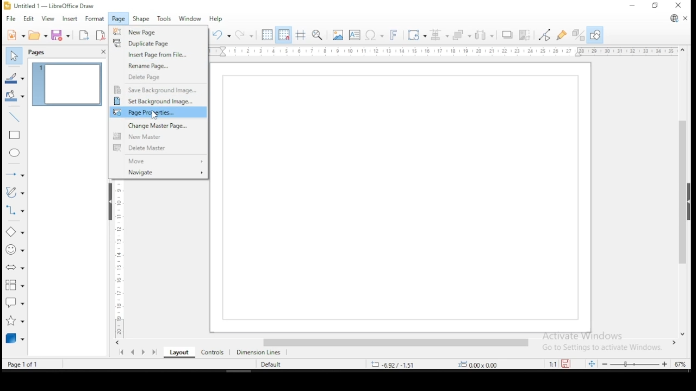 The height and width of the screenshot is (391, 696). What do you see at coordinates (30, 19) in the screenshot?
I see `edit` at bounding box center [30, 19].